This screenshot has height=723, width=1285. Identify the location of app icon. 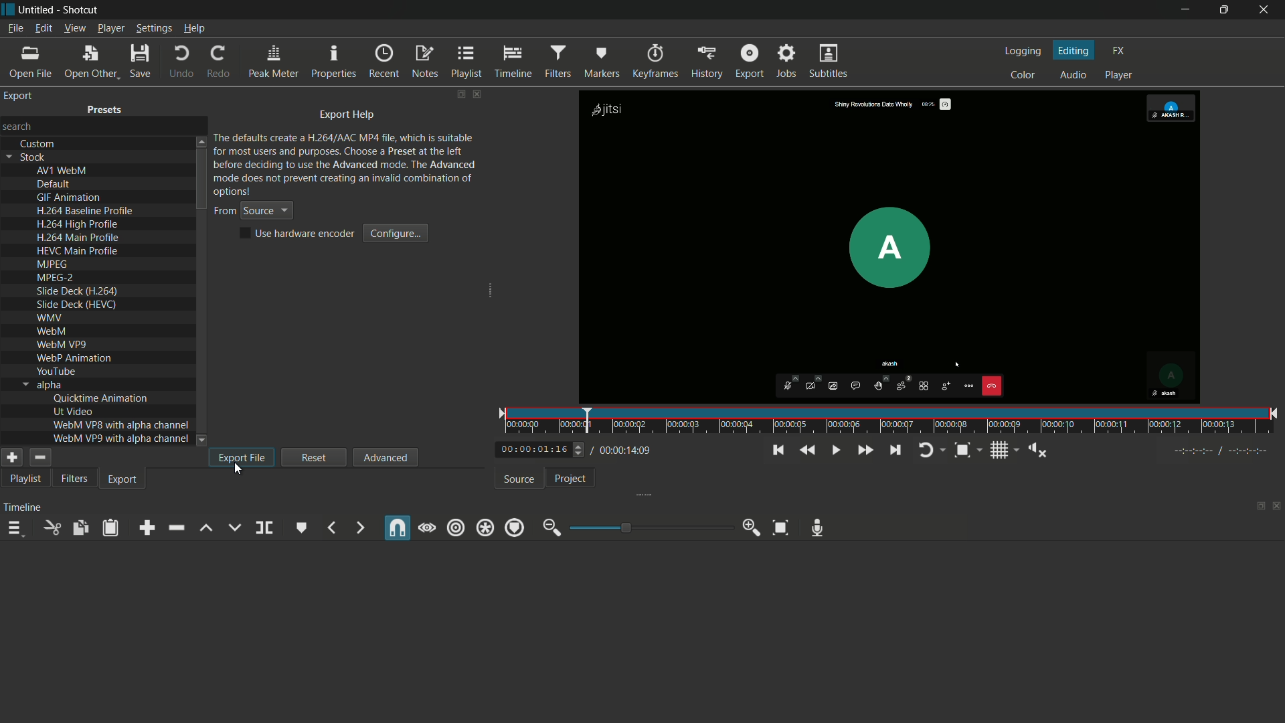
(8, 8).